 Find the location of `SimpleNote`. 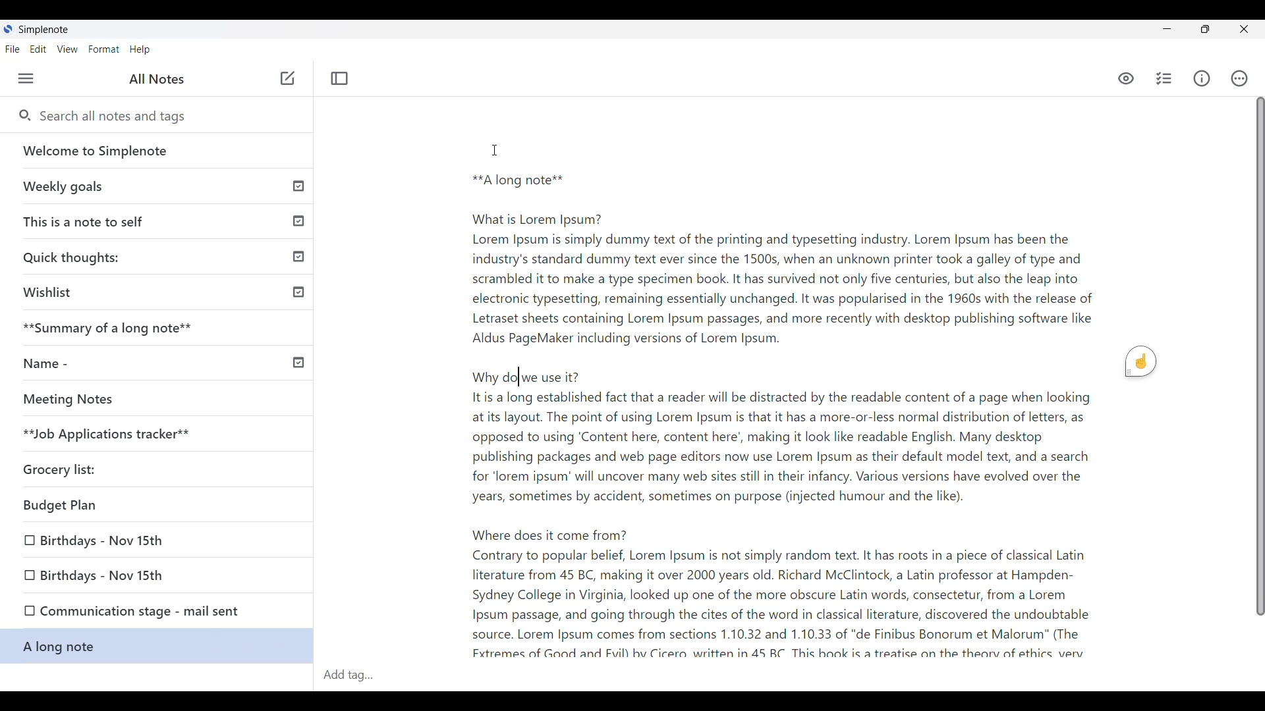

SimpleNote is located at coordinates (40, 29).